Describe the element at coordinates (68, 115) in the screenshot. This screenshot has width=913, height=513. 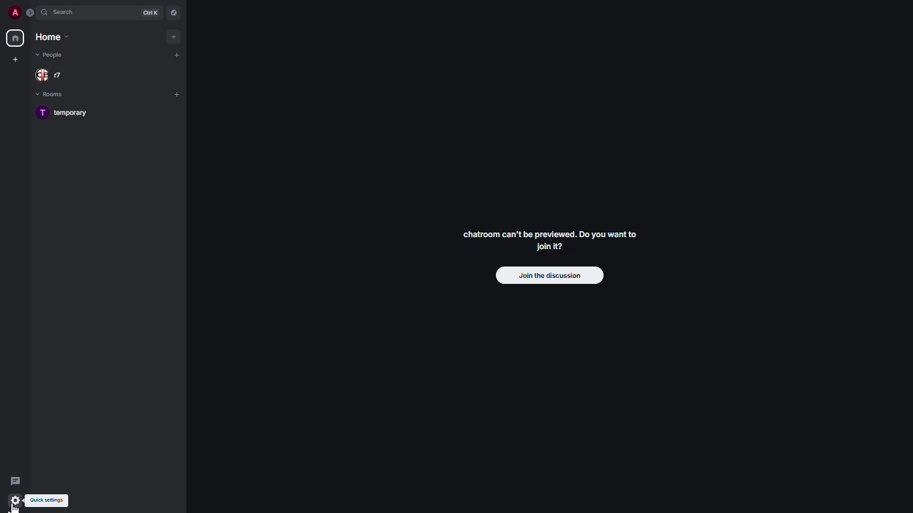
I see `room` at that location.